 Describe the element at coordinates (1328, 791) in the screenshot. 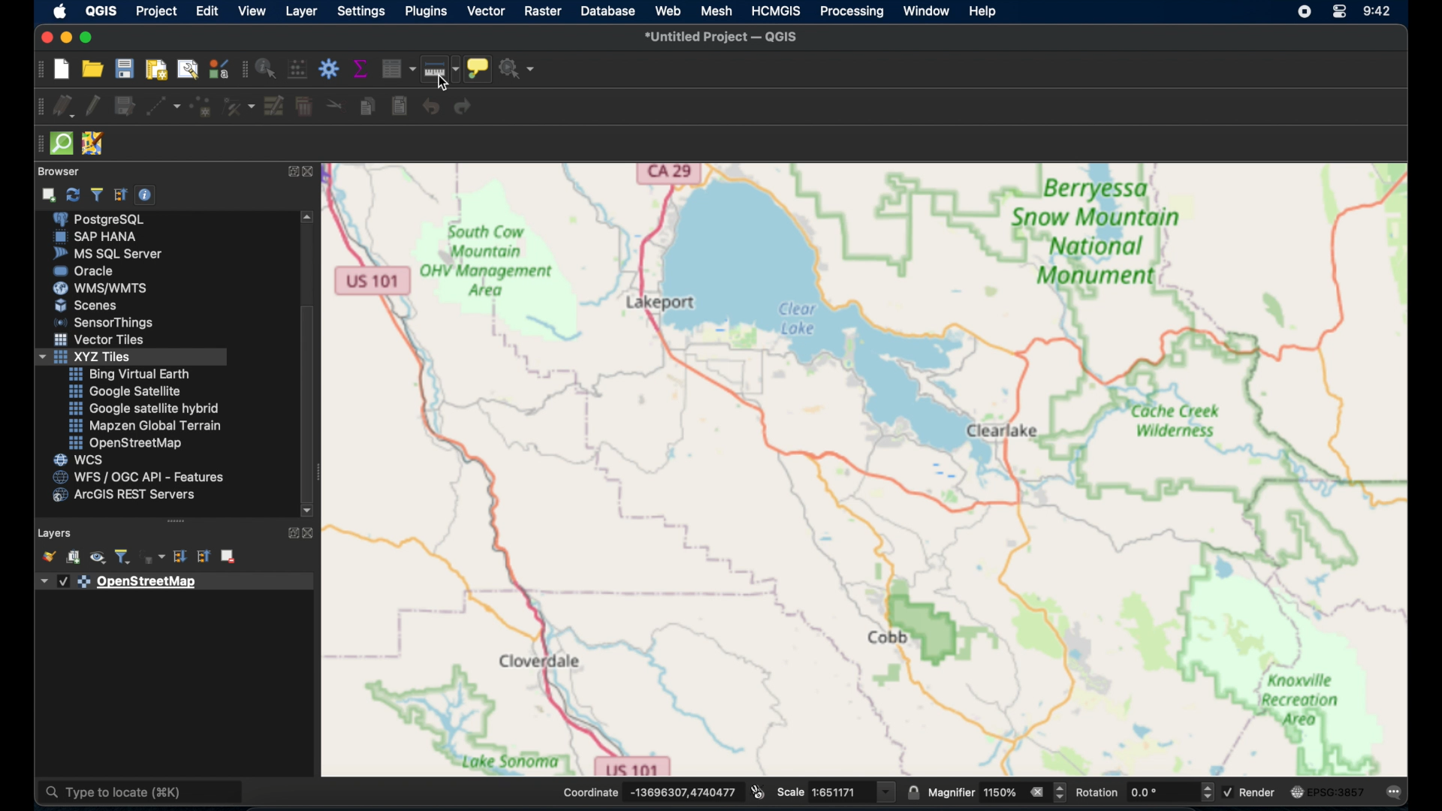

I see `EPSG:3857` at that location.